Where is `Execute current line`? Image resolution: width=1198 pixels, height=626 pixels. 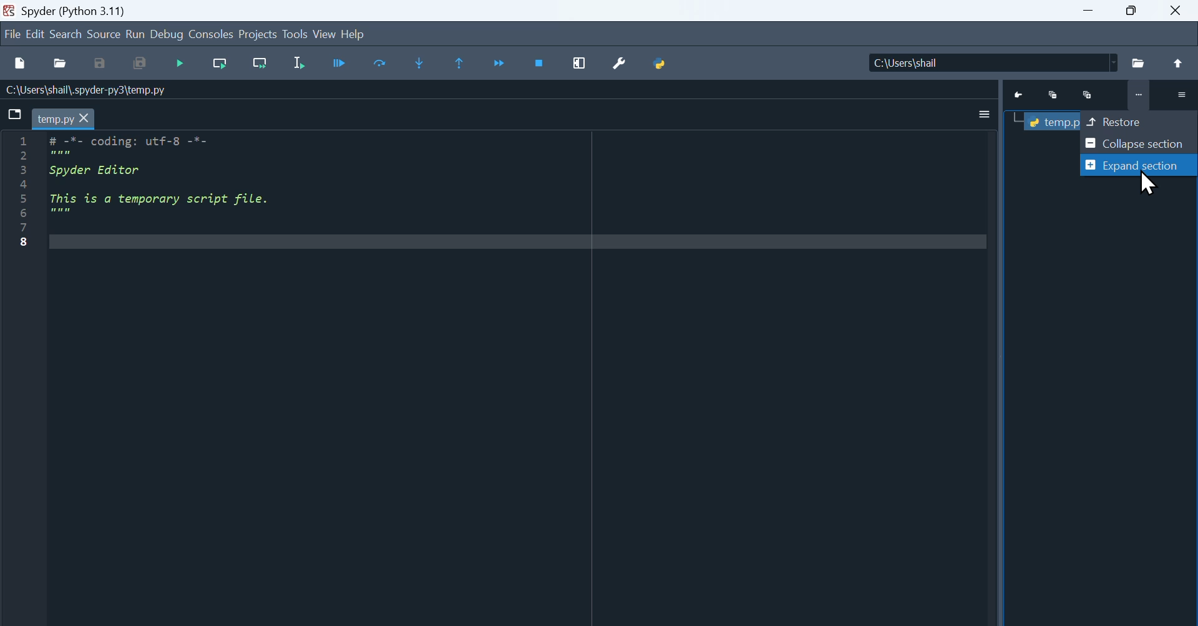 Execute current line is located at coordinates (381, 64).